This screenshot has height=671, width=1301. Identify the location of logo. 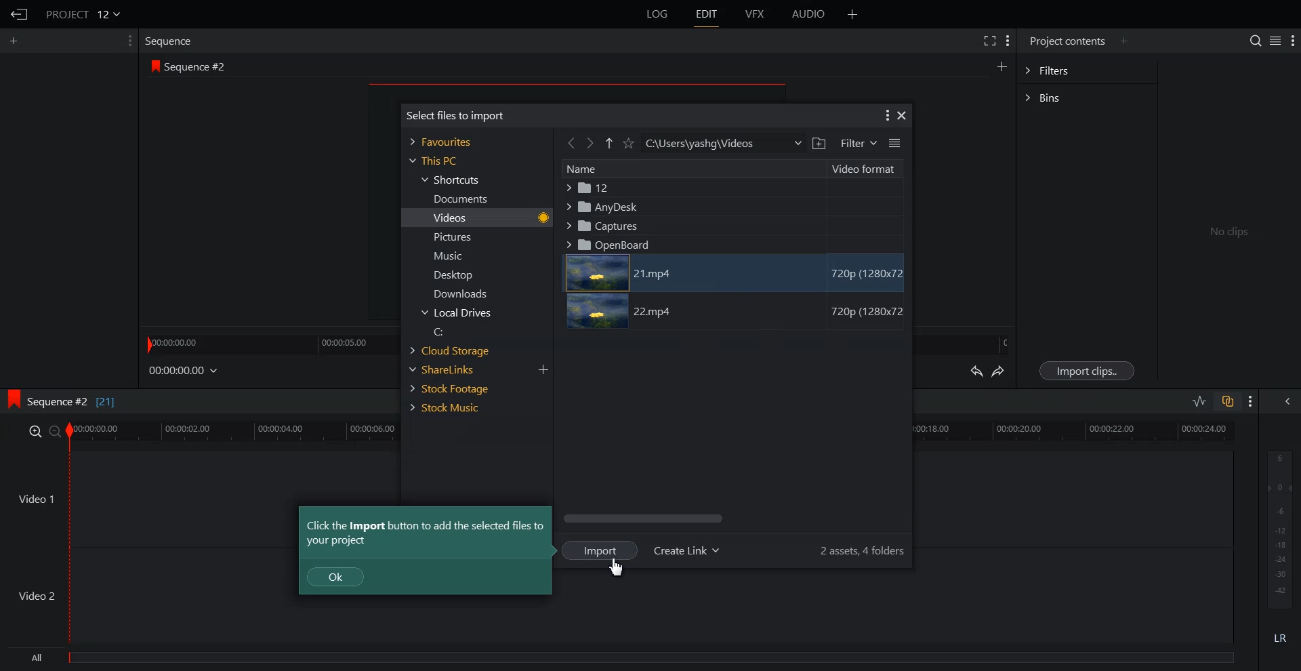
(12, 401).